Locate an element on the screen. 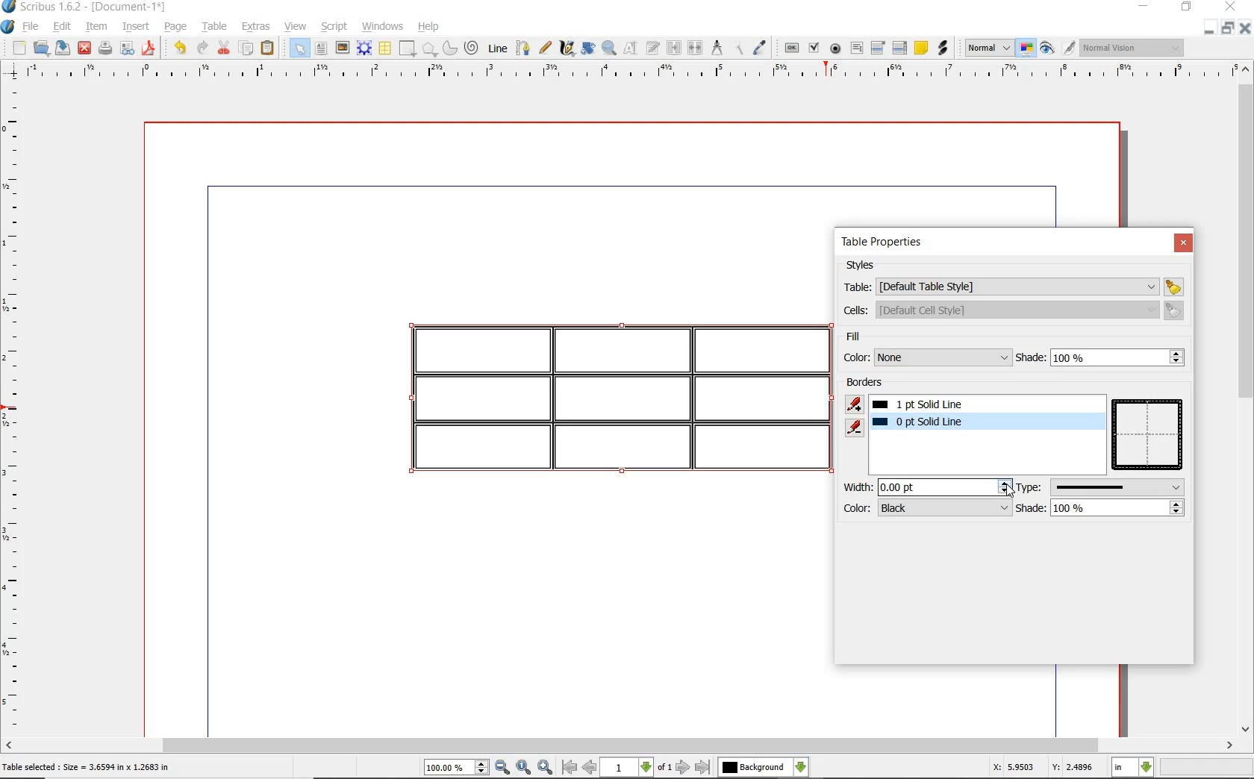  polygon is located at coordinates (430, 49).